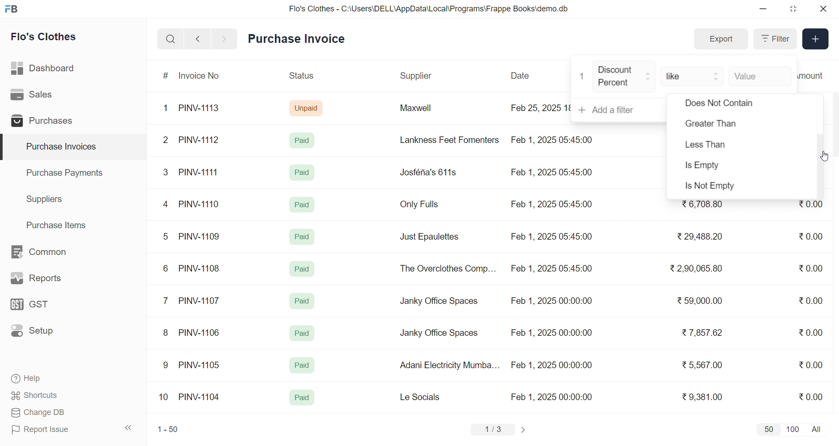 Image resolution: width=839 pixels, height=446 pixels. I want to click on Export, so click(721, 39).